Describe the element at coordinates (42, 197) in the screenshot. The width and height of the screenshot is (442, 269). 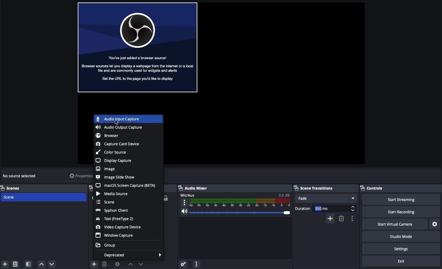
I see `Scene` at that location.